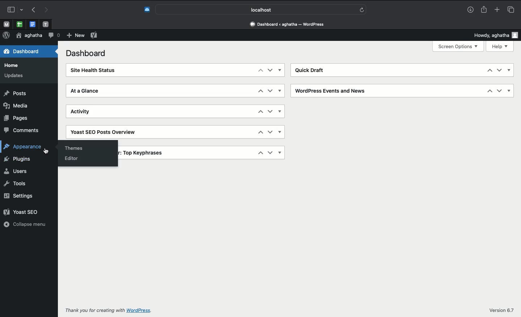  Describe the element at coordinates (75, 147) in the screenshot. I see `Themes` at that location.